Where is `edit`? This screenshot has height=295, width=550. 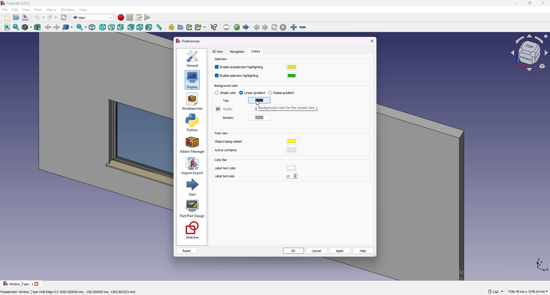
edit is located at coordinates (15, 9).